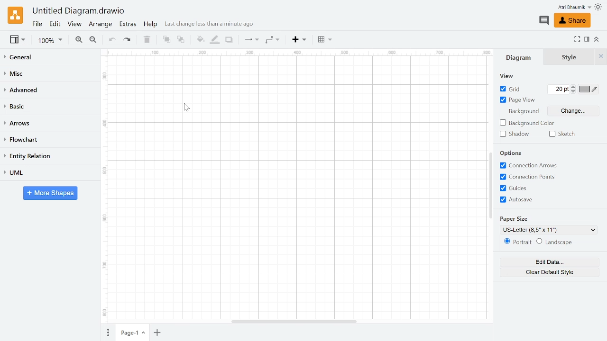 The image size is (607, 341). What do you see at coordinates (533, 199) in the screenshot?
I see `Autosave` at bounding box center [533, 199].